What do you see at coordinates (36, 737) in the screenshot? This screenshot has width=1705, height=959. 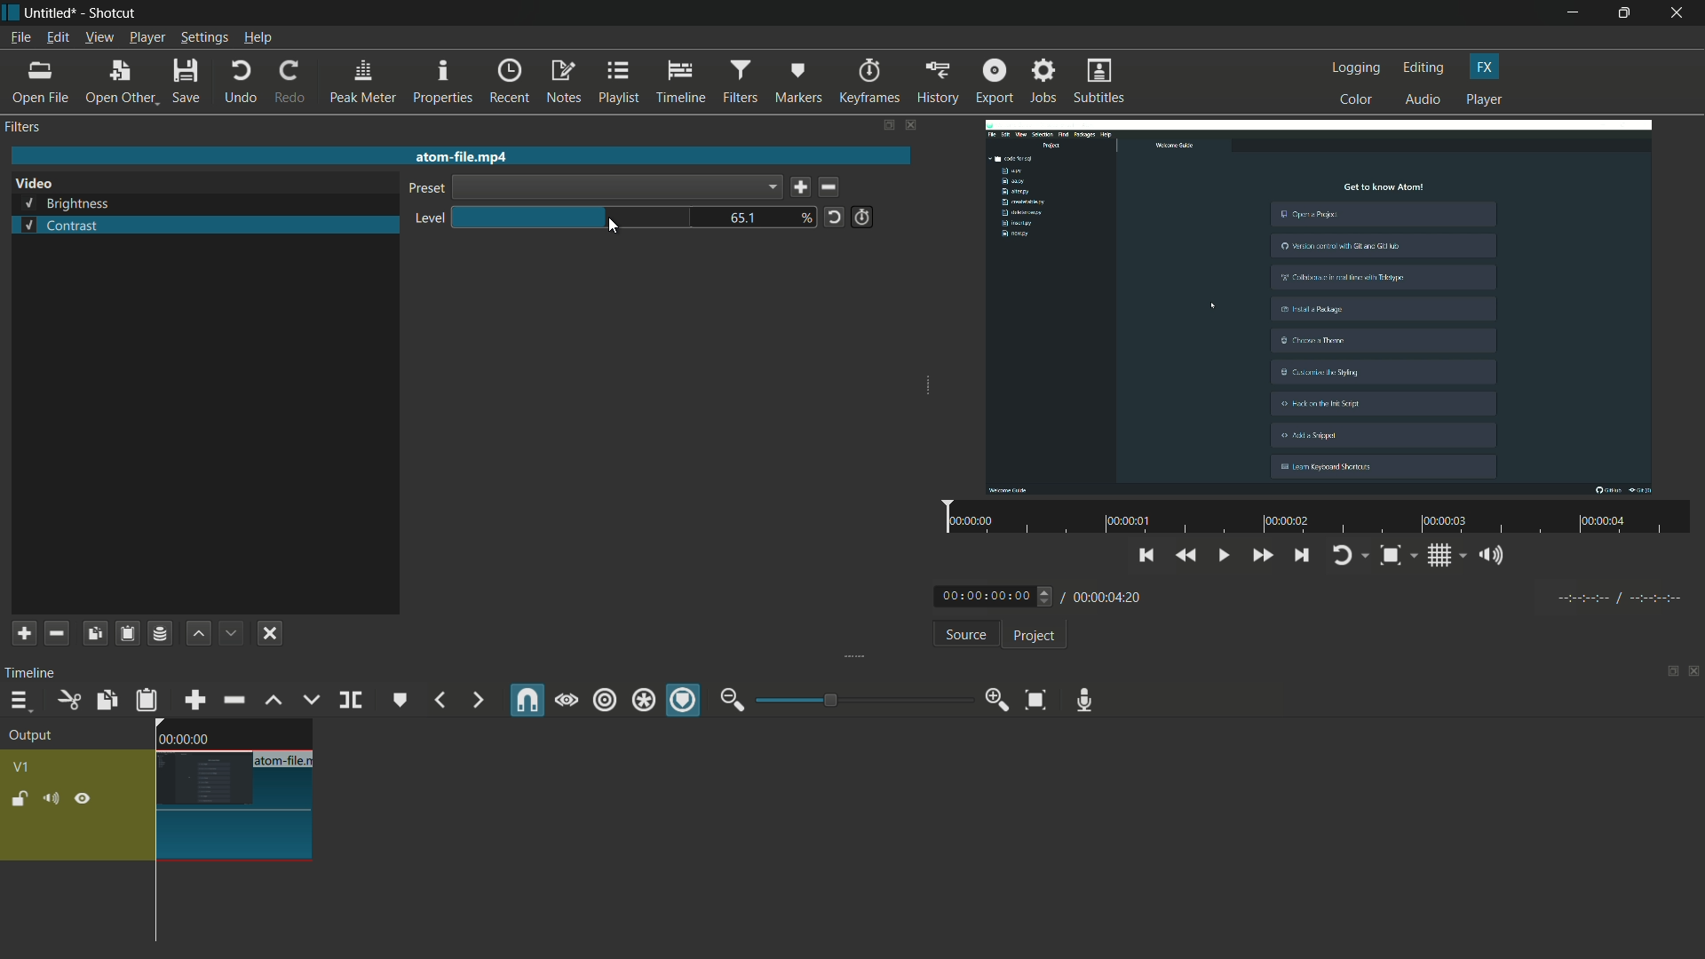 I see `output` at bounding box center [36, 737].